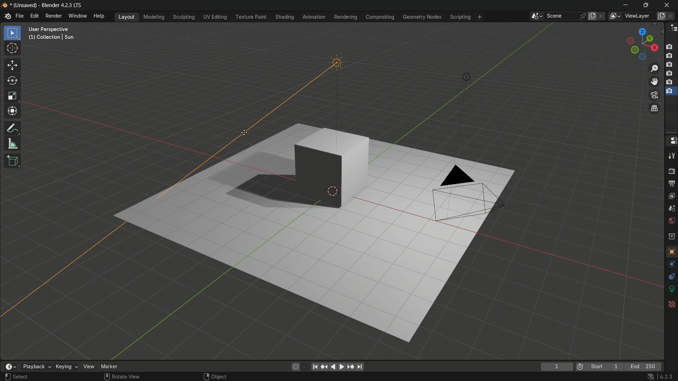  What do you see at coordinates (78, 17) in the screenshot?
I see `window` at bounding box center [78, 17].